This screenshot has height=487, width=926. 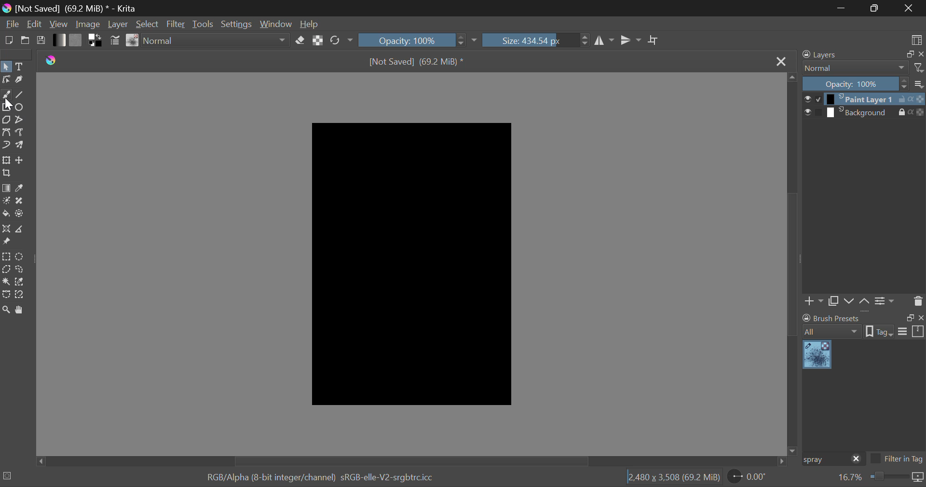 What do you see at coordinates (908, 318) in the screenshot?
I see `restore` at bounding box center [908, 318].